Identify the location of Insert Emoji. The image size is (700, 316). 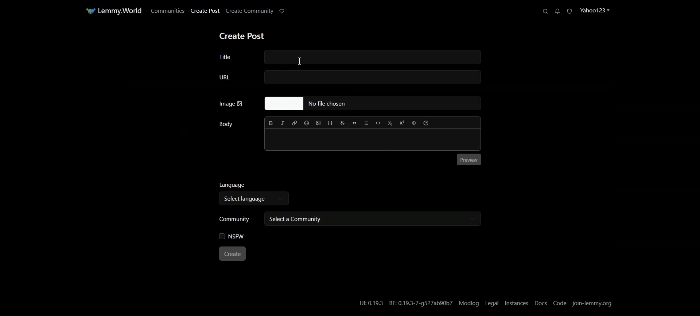
(307, 123).